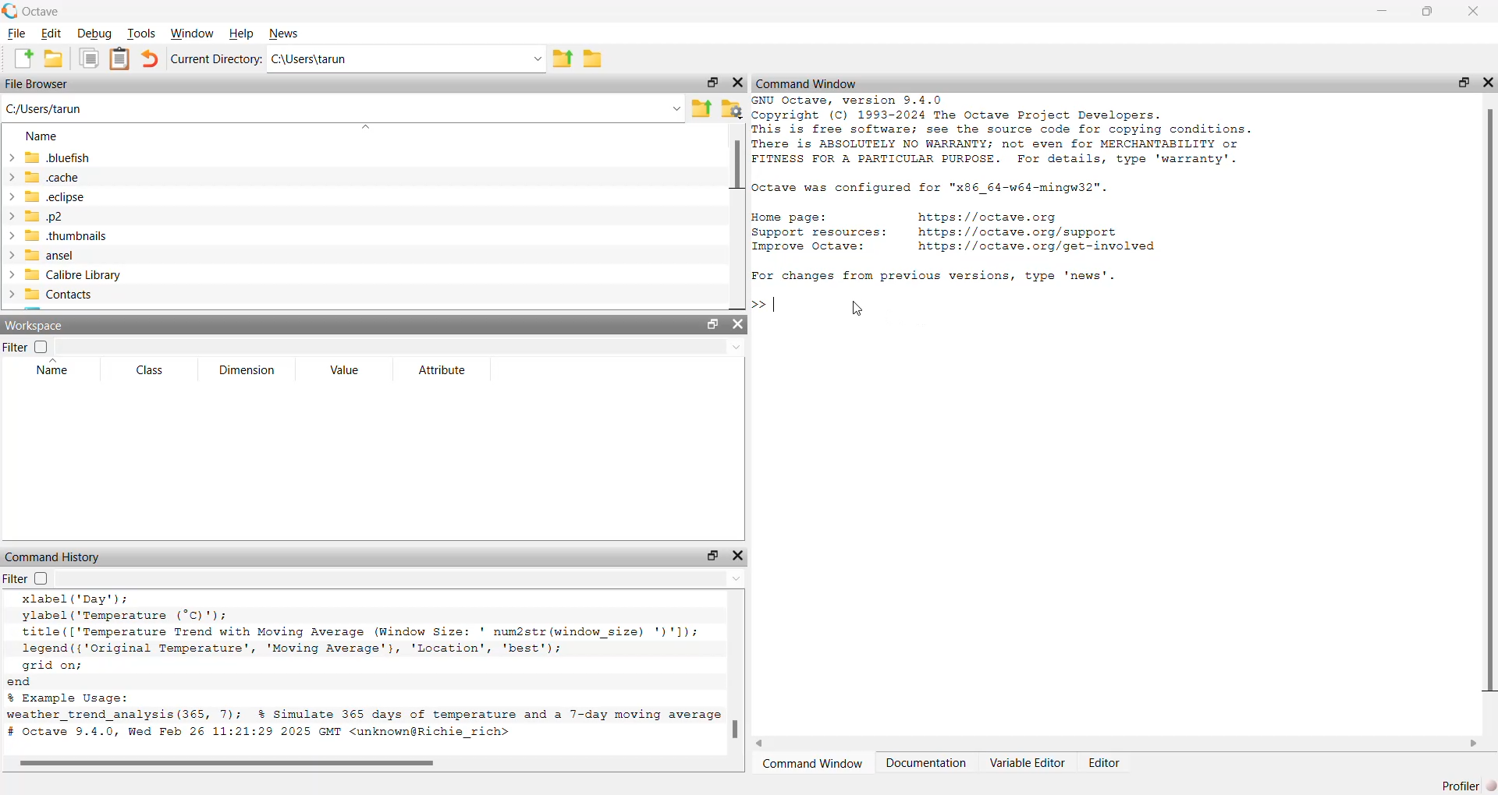 The width and height of the screenshot is (1498, 795). What do you see at coordinates (39, 83) in the screenshot?
I see `File Browser` at bounding box center [39, 83].